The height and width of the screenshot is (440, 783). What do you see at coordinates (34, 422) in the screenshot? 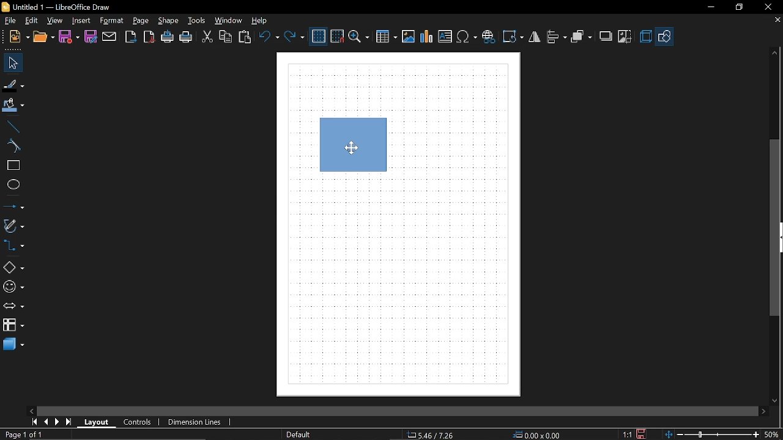
I see `go to first page` at bounding box center [34, 422].